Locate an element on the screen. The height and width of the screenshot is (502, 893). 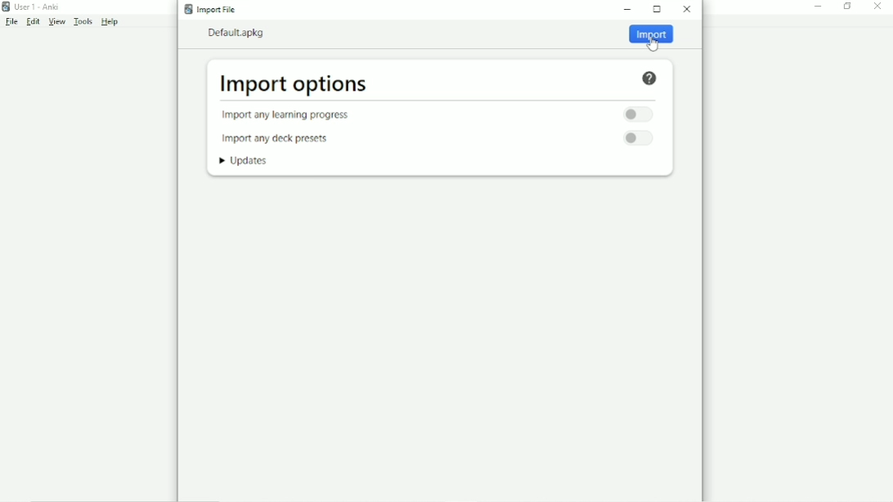
Close is located at coordinates (878, 7).